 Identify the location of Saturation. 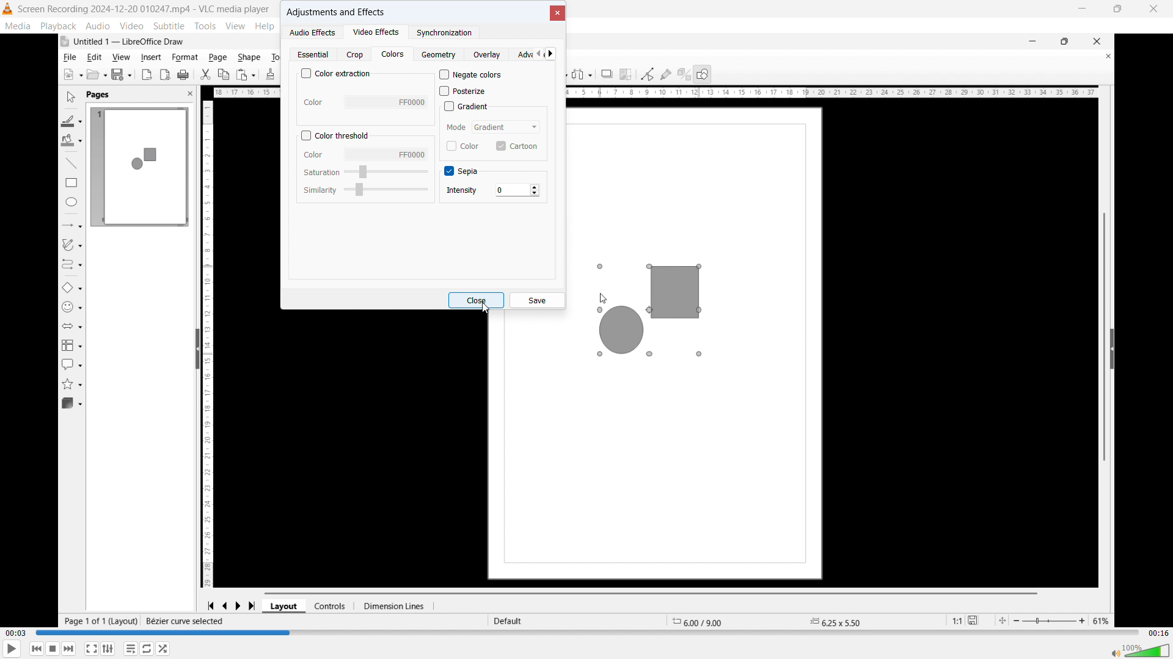
(322, 173).